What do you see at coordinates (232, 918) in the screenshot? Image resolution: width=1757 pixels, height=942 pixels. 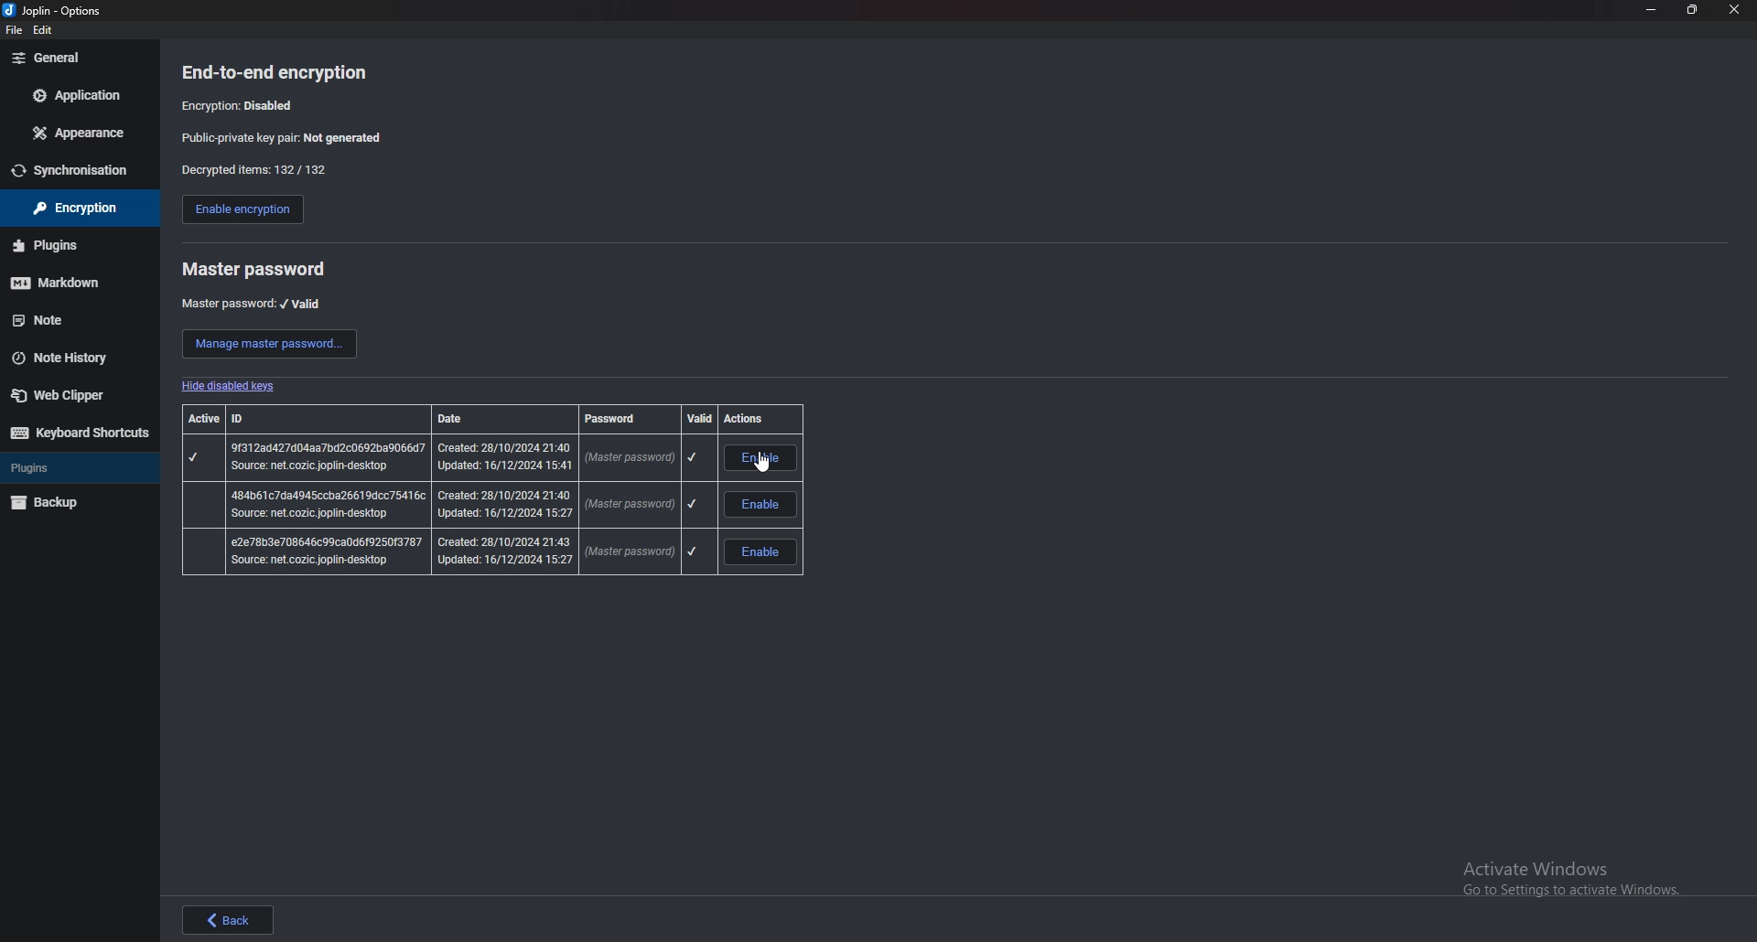 I see `back` at bounding box center [232, 918].